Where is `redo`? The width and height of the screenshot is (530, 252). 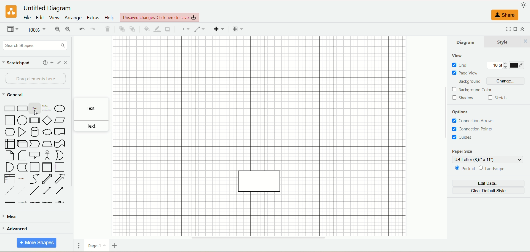
redo is located at coordinates (93, 28).